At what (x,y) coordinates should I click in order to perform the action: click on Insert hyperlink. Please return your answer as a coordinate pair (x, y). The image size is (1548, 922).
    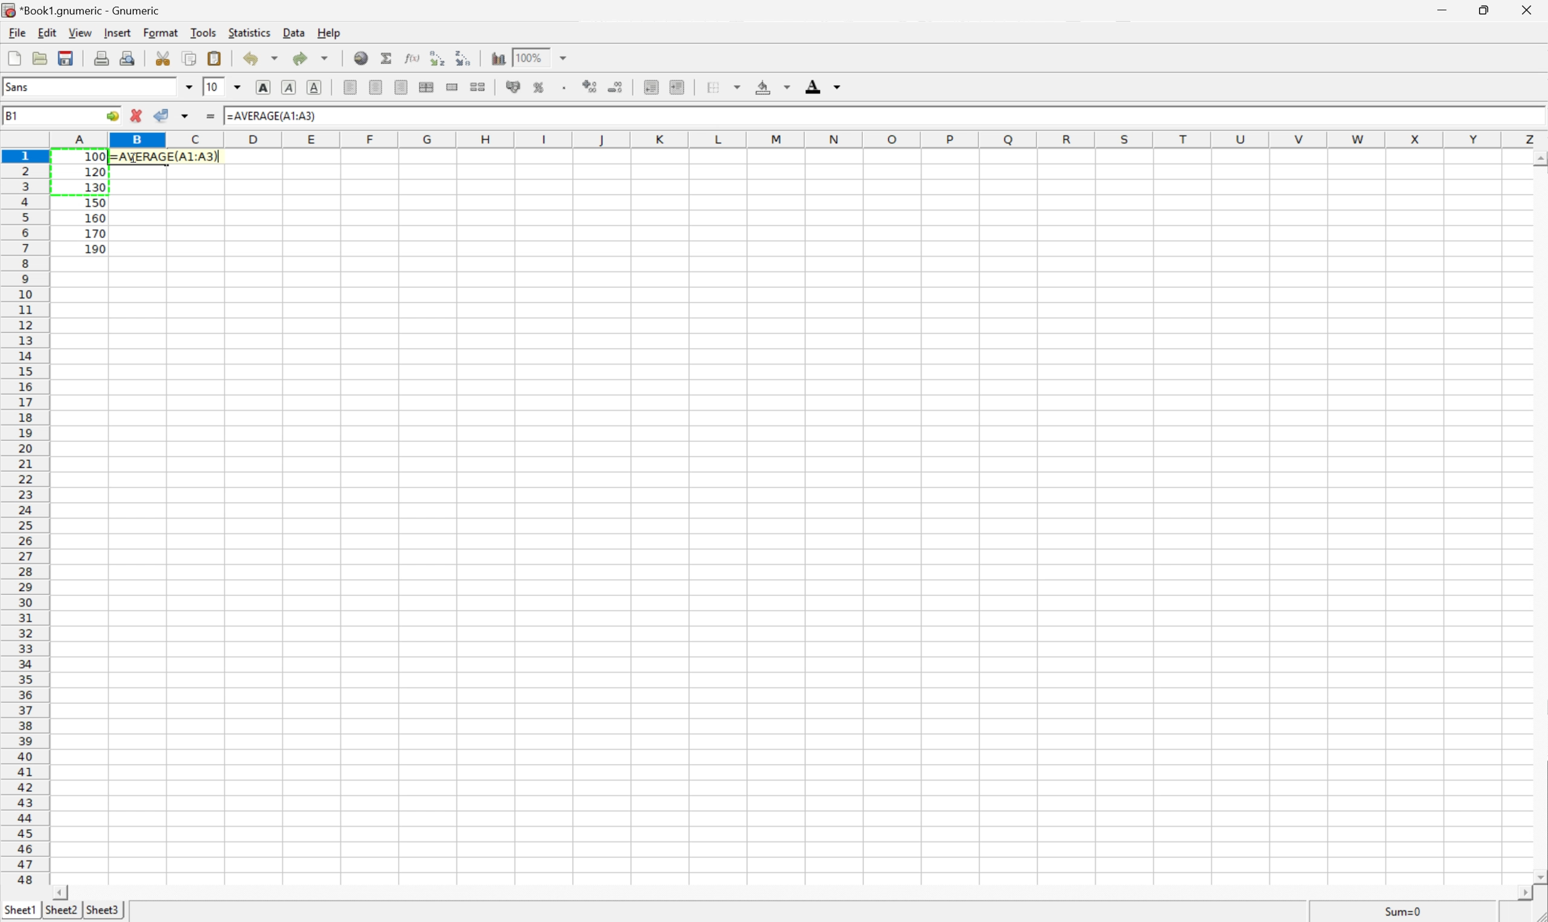
    Looking at the image, I should click on (359, 58).